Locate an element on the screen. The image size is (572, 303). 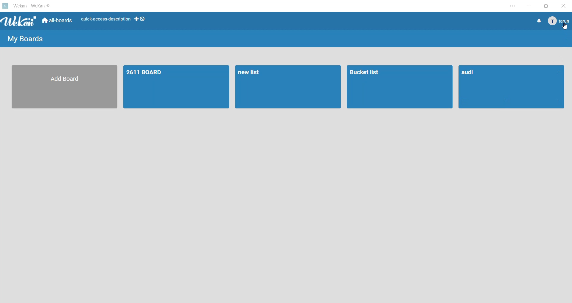
board 3-bucket list is located at coordinates (400, 86).